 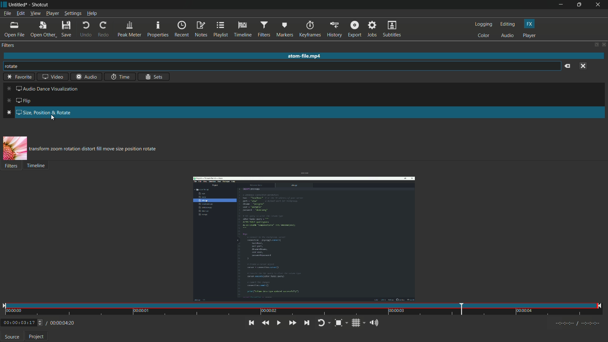 What do you see at coordinates (20, 14) in the screenshot?
I see `edit menu` at bounding box center [20, 14].